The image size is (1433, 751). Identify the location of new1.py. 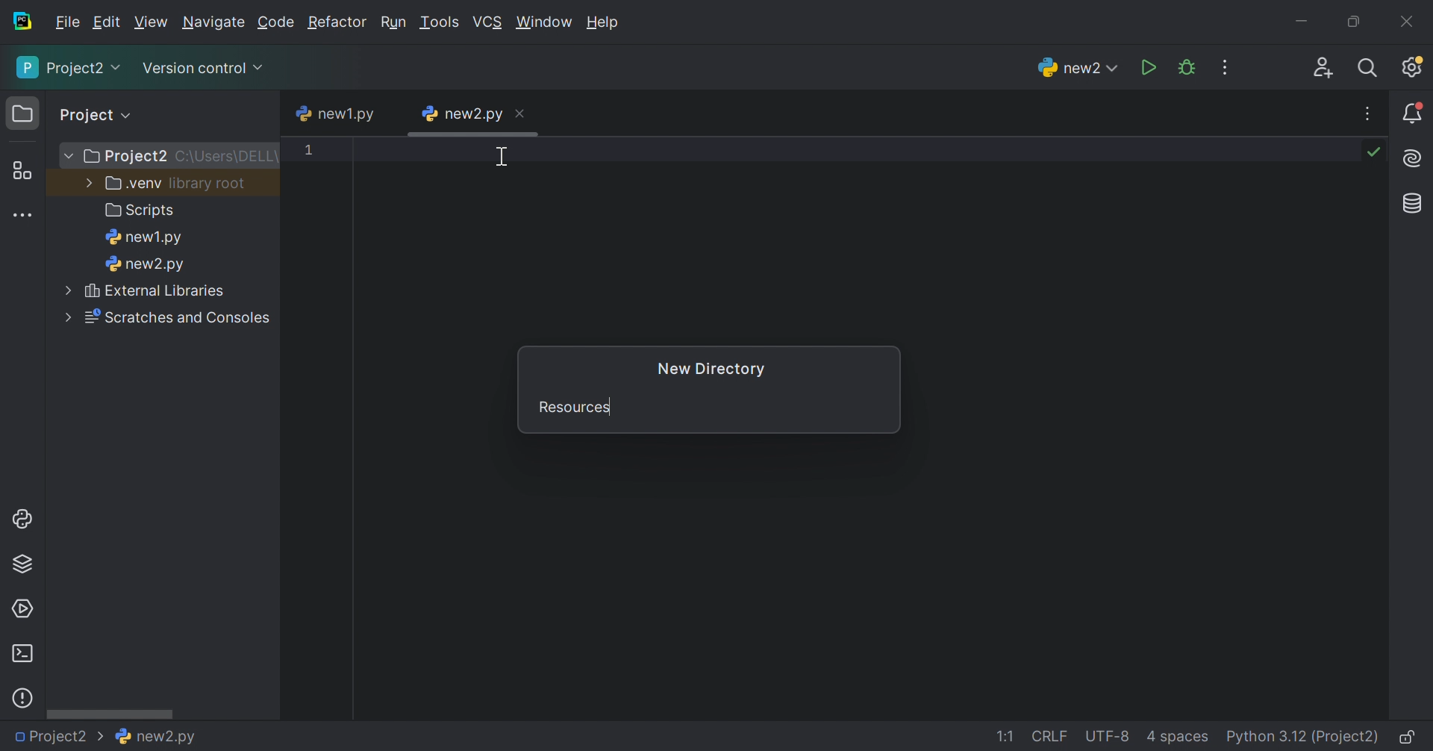
(334, 115).